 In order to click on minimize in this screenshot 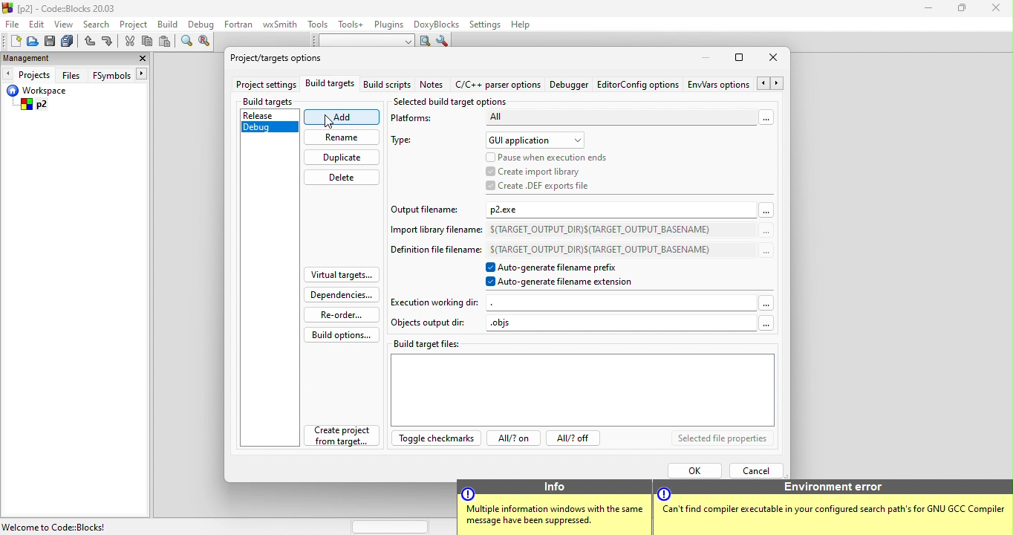, I will do `click(706, 58)`.